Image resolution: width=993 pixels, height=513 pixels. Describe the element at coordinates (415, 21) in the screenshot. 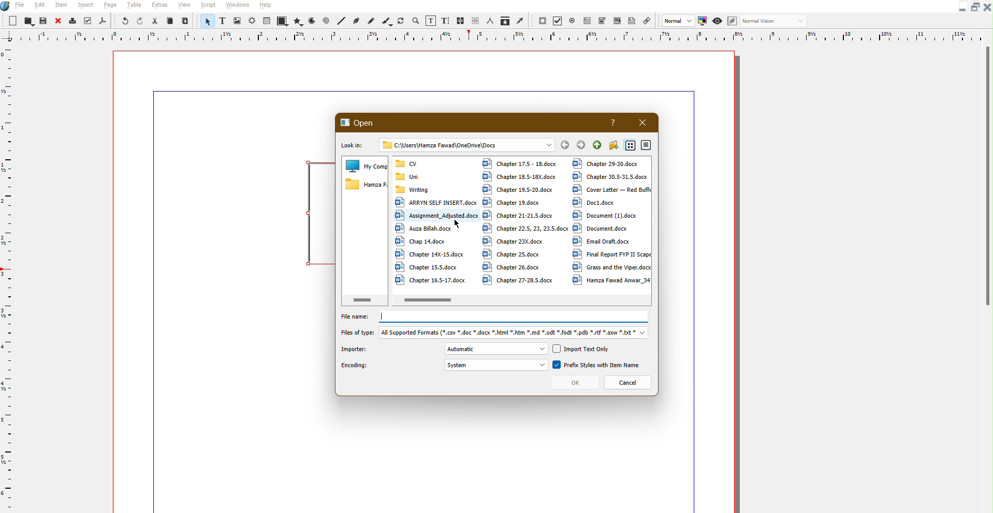

I see `Zoom In and Out` at that location.